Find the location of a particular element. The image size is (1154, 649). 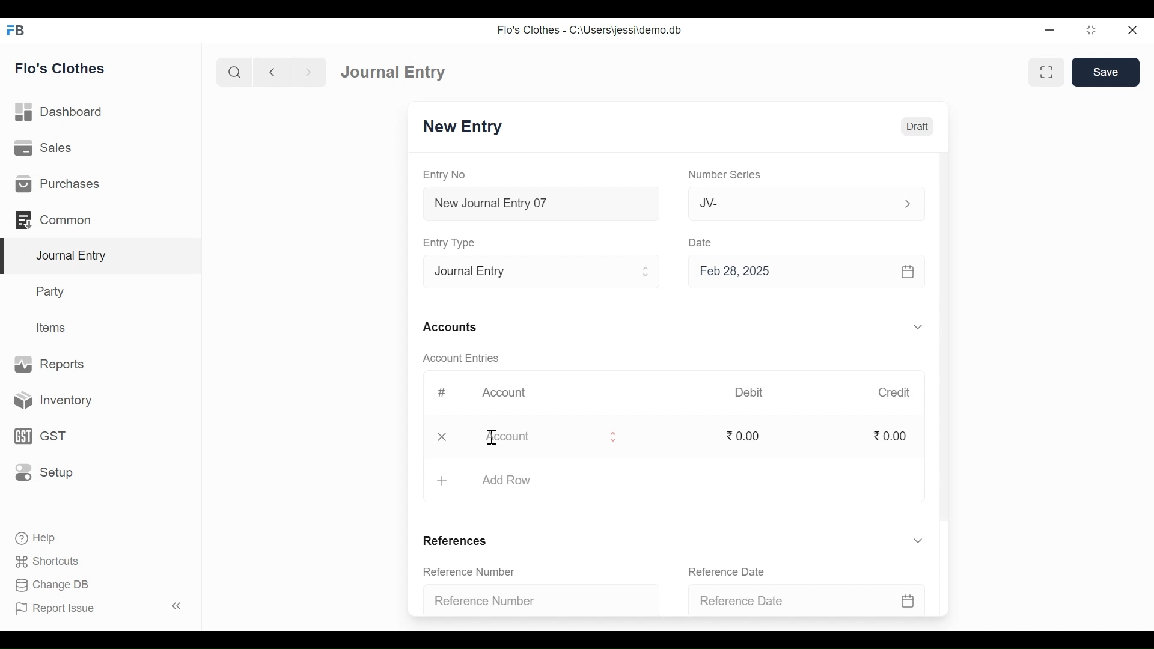

GST is located at coordinates (38, 437).